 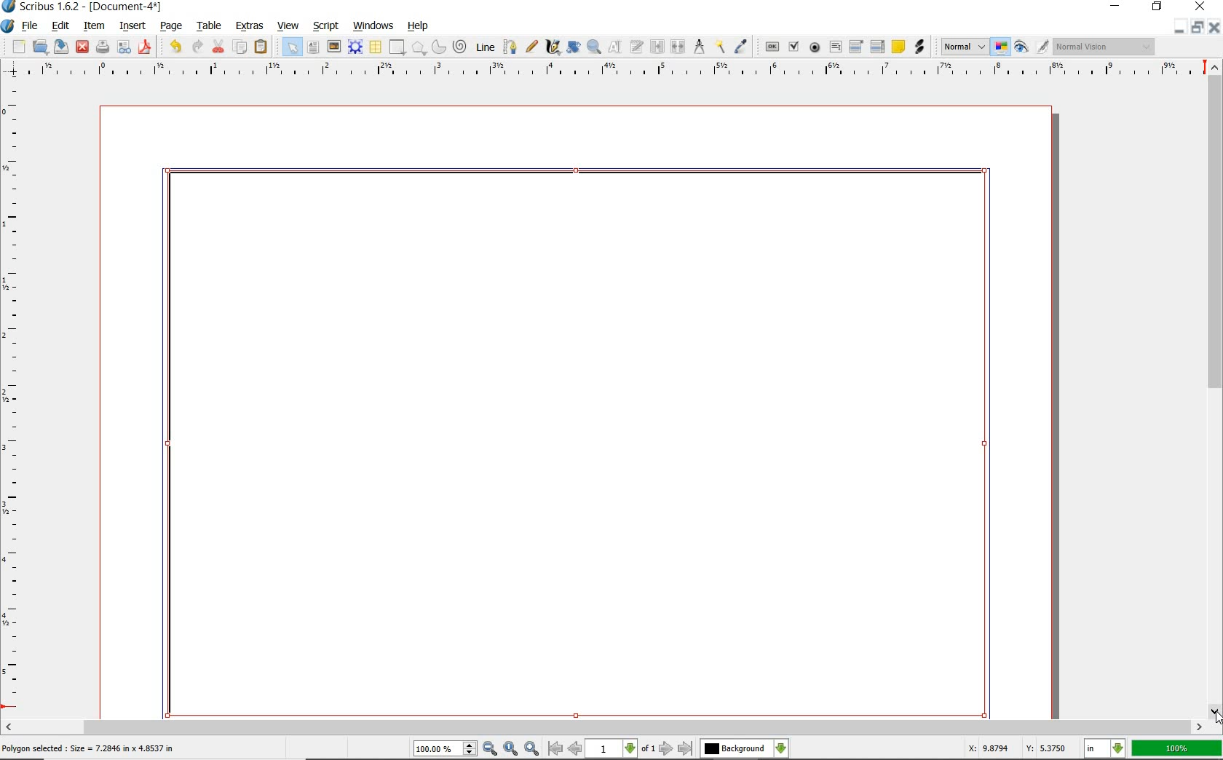 What do you see at coordinates (1105, 748) in the screenshot?
I see `in` at bounding box center [1105, 748].